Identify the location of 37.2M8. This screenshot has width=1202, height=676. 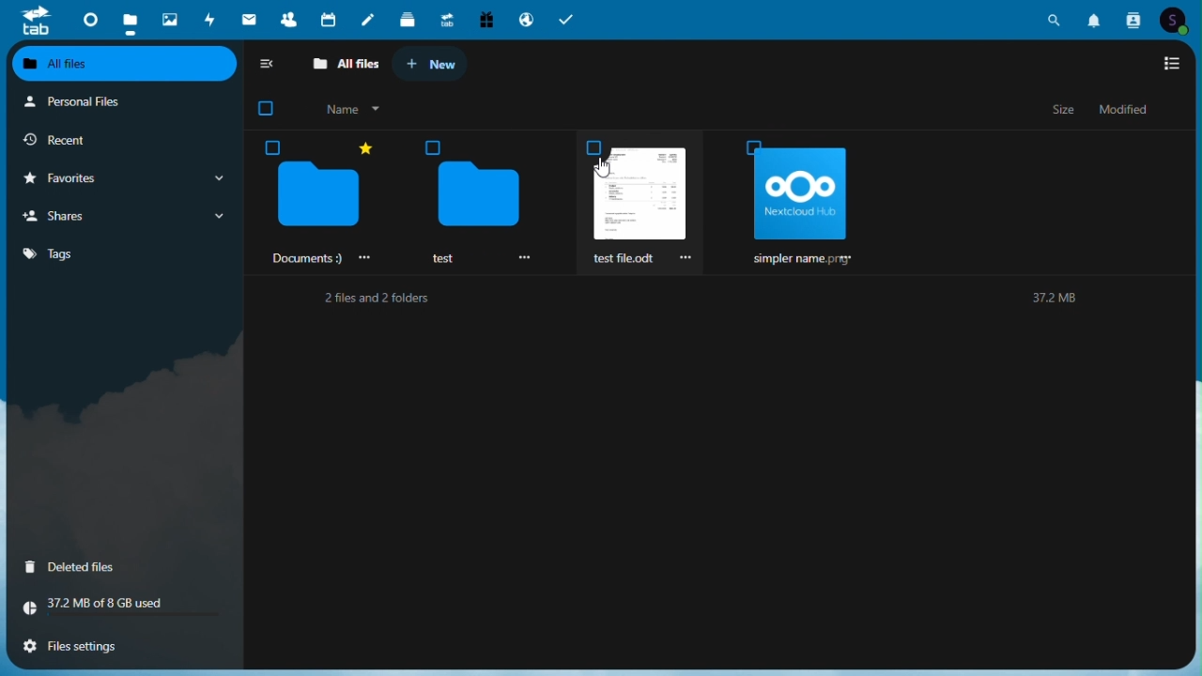
(1055, 296).